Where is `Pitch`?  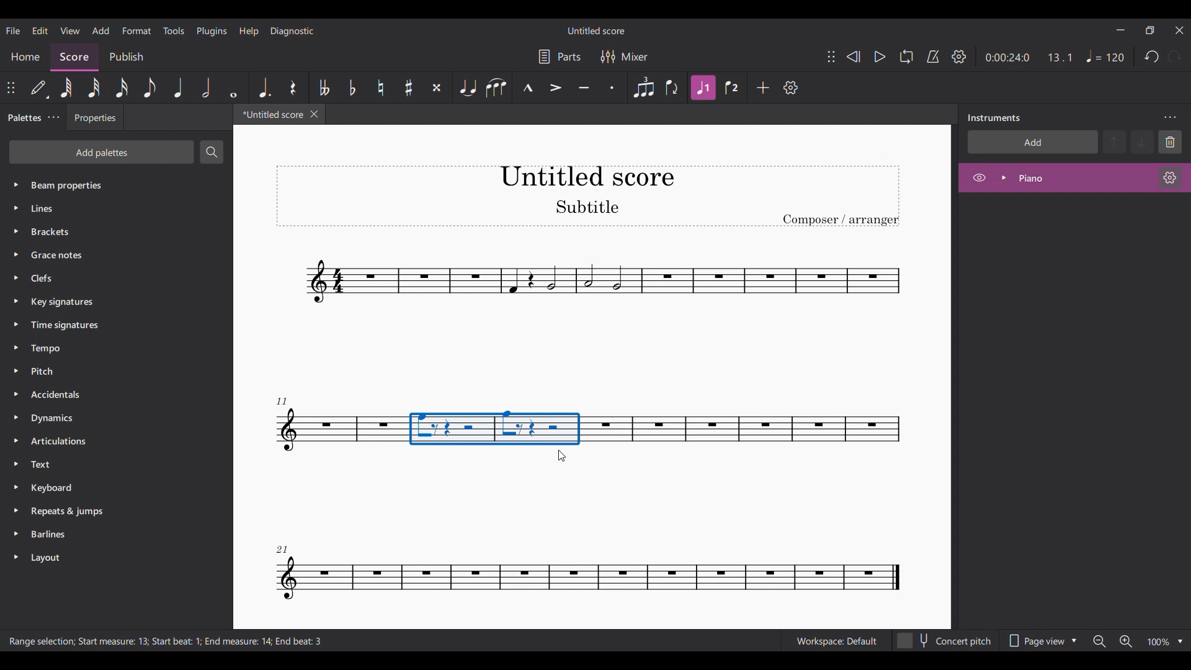
Pitch is located at coordinates (105, 370).